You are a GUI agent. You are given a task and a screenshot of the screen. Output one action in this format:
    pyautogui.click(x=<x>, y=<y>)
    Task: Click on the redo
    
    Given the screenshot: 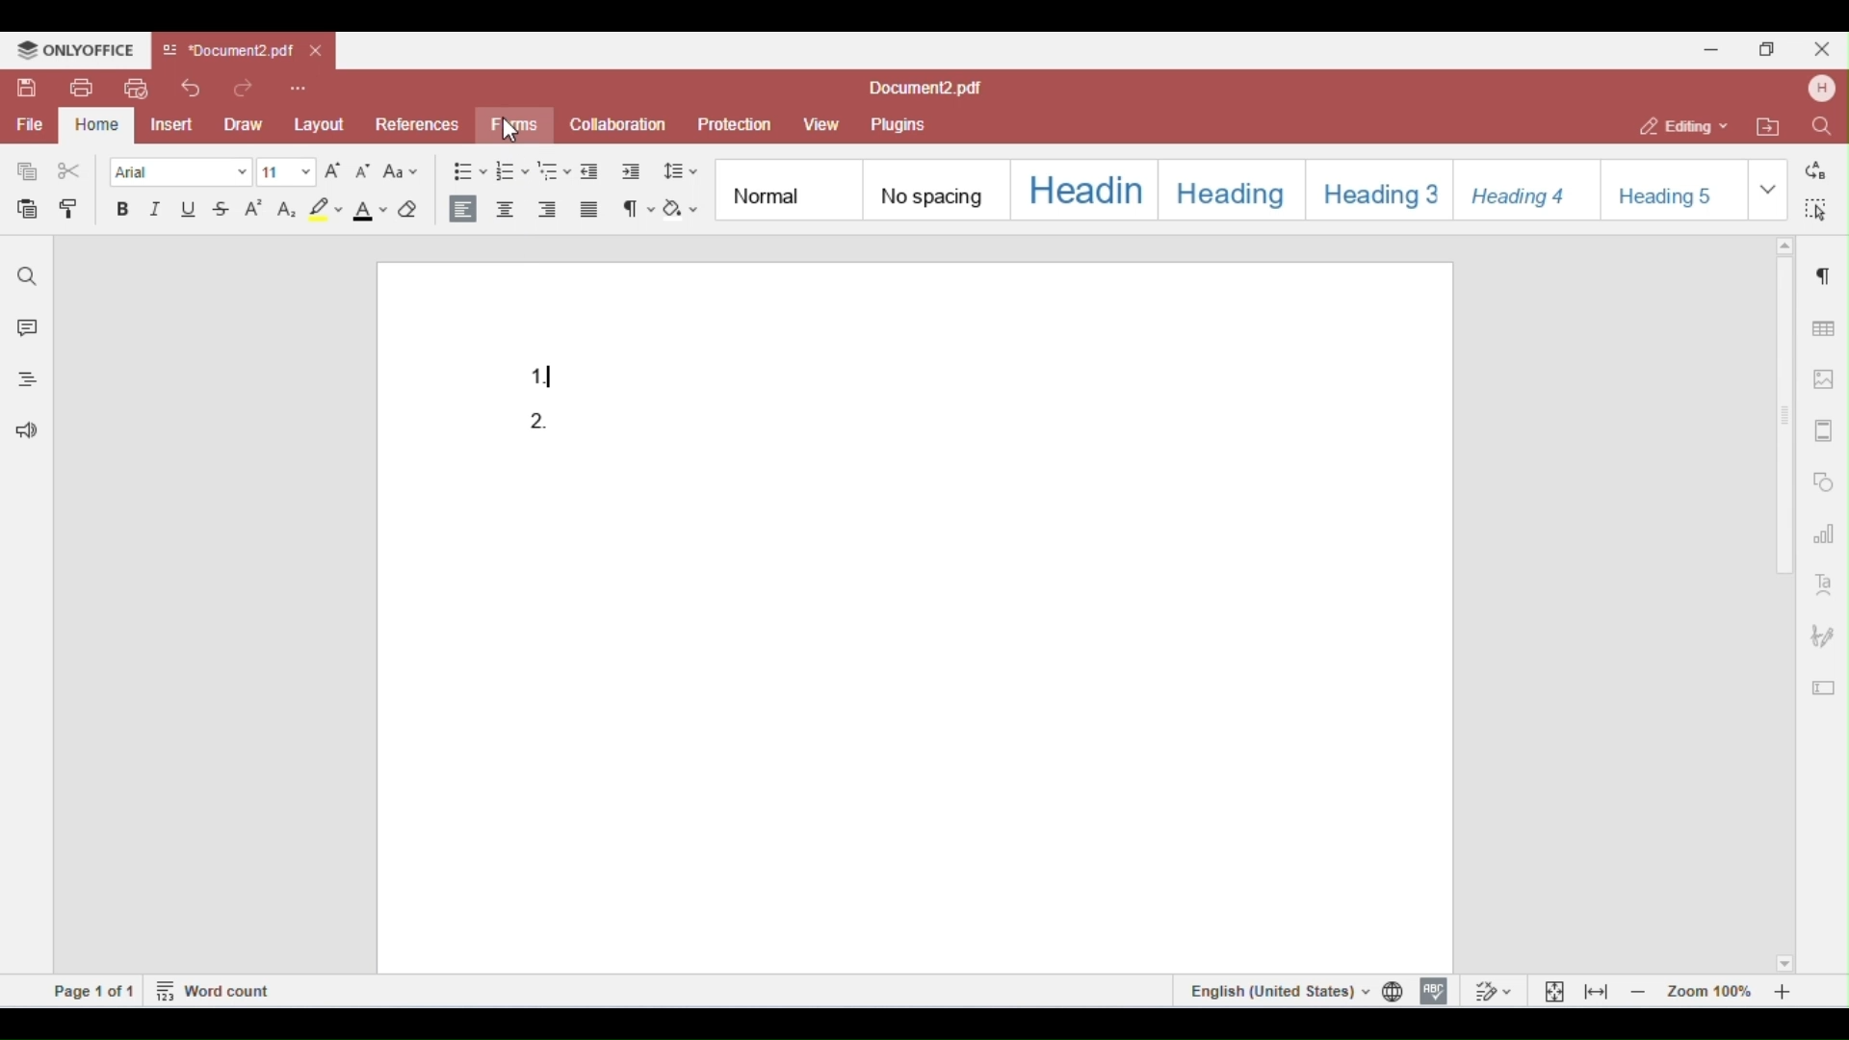 What is the action you would take?
    pyautogui.click(x=247, y=87)
    